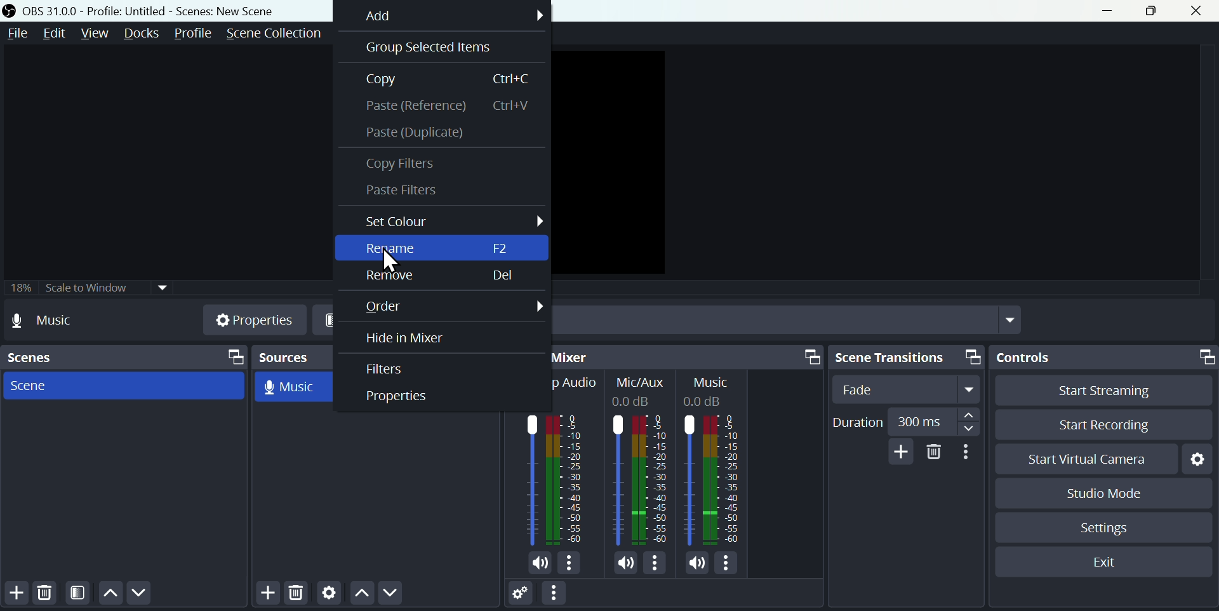 This screenshot has height=611, width=1219. I want to click on Properties, so click(251, 320).